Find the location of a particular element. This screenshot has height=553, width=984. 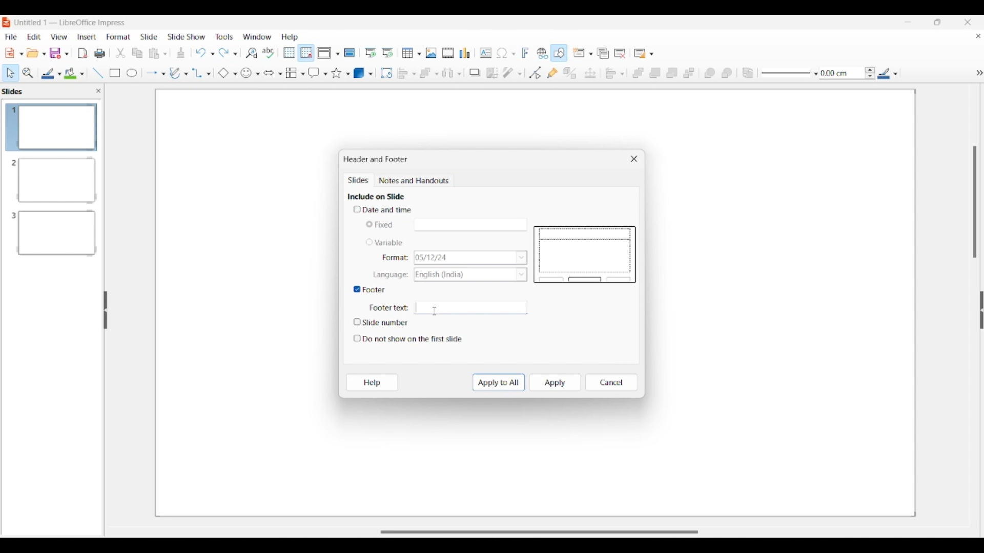

hide is located at coordinates (977, 73).